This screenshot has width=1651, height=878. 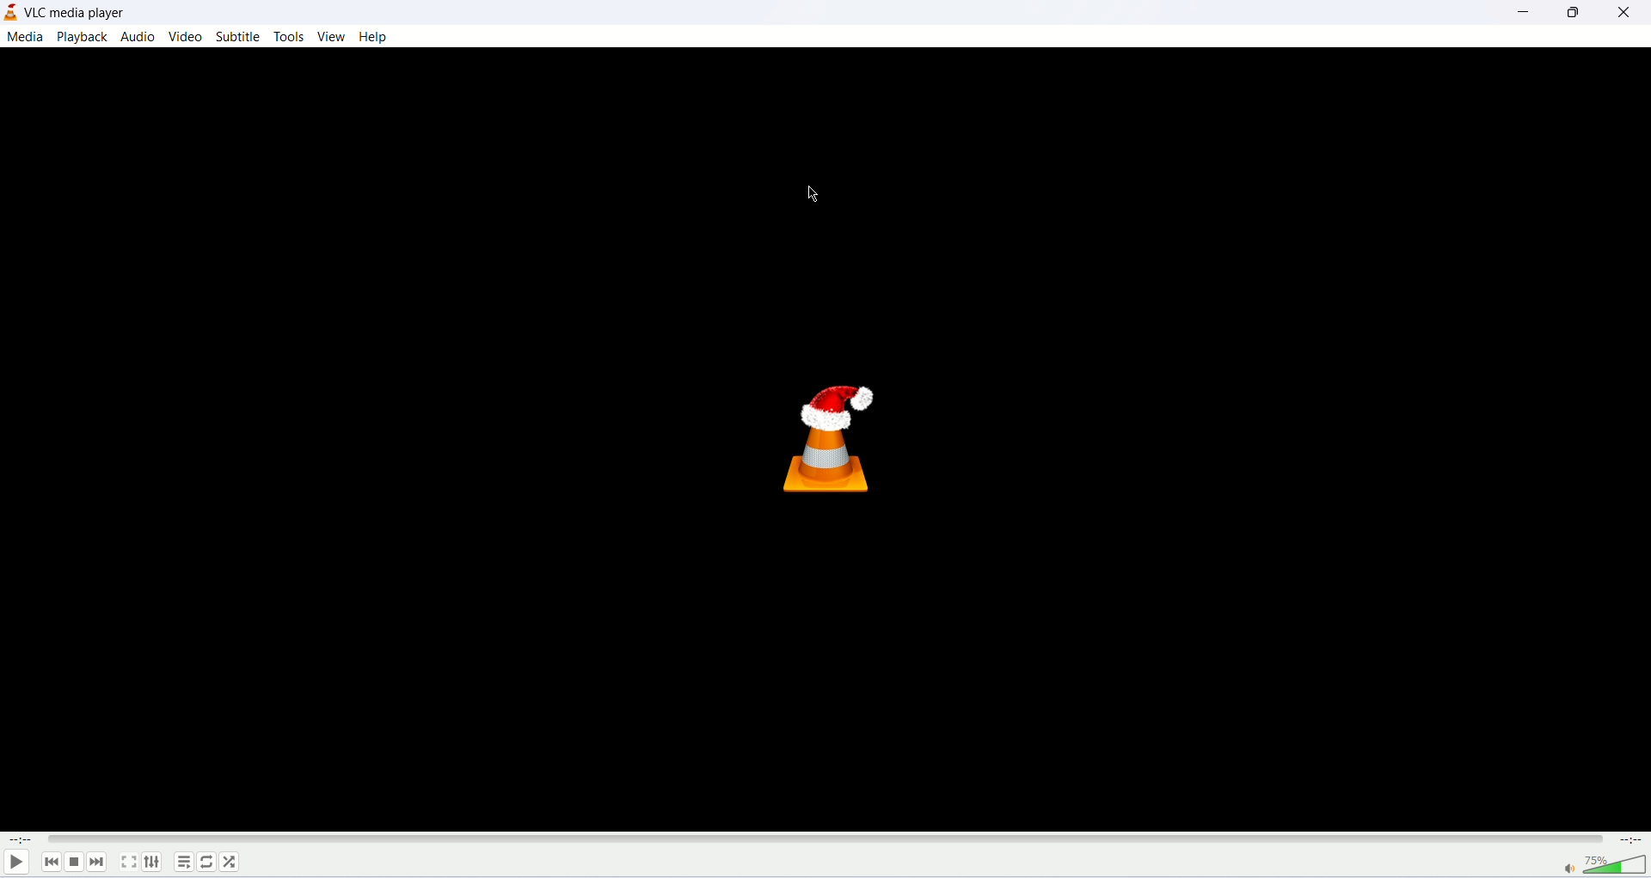 I want to click on previous, so click(x=53, y=864).